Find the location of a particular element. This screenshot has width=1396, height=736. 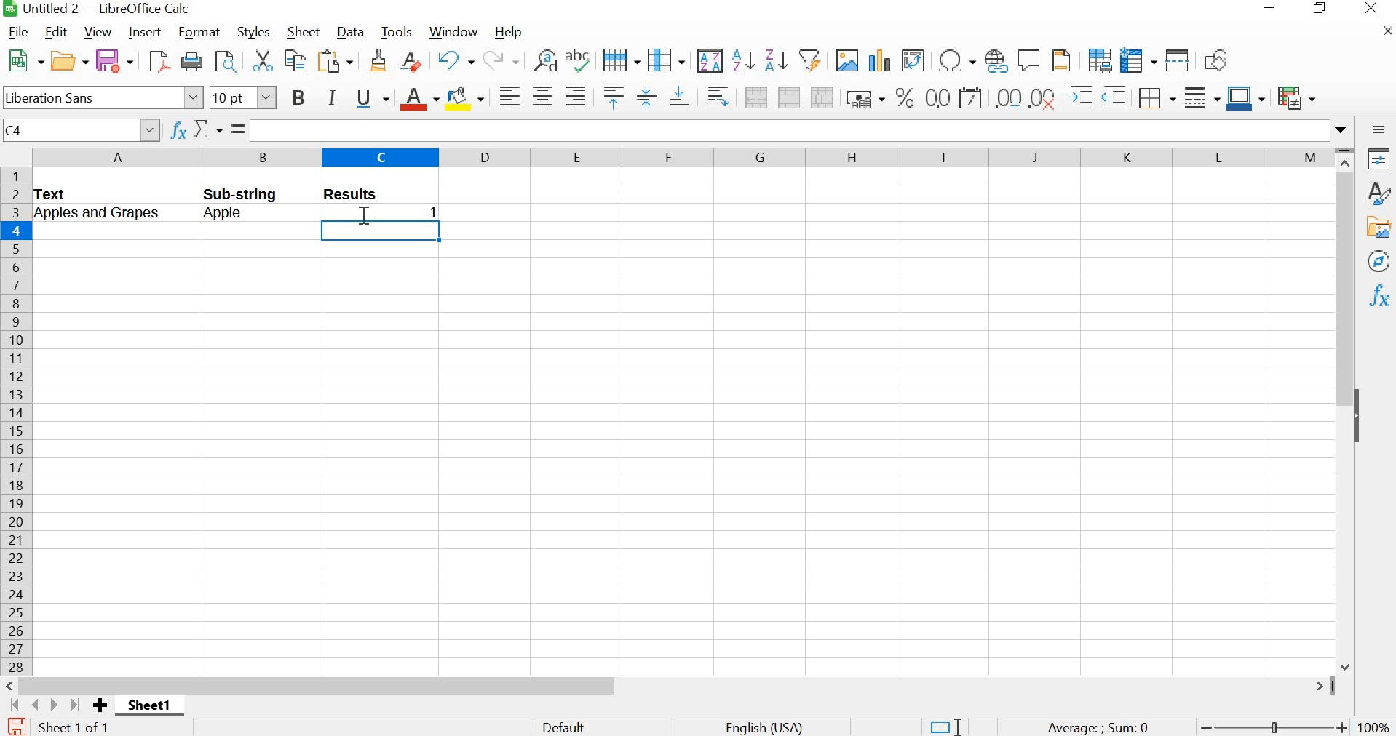

insert or edit pivot table is located at coordinates (915, 60).